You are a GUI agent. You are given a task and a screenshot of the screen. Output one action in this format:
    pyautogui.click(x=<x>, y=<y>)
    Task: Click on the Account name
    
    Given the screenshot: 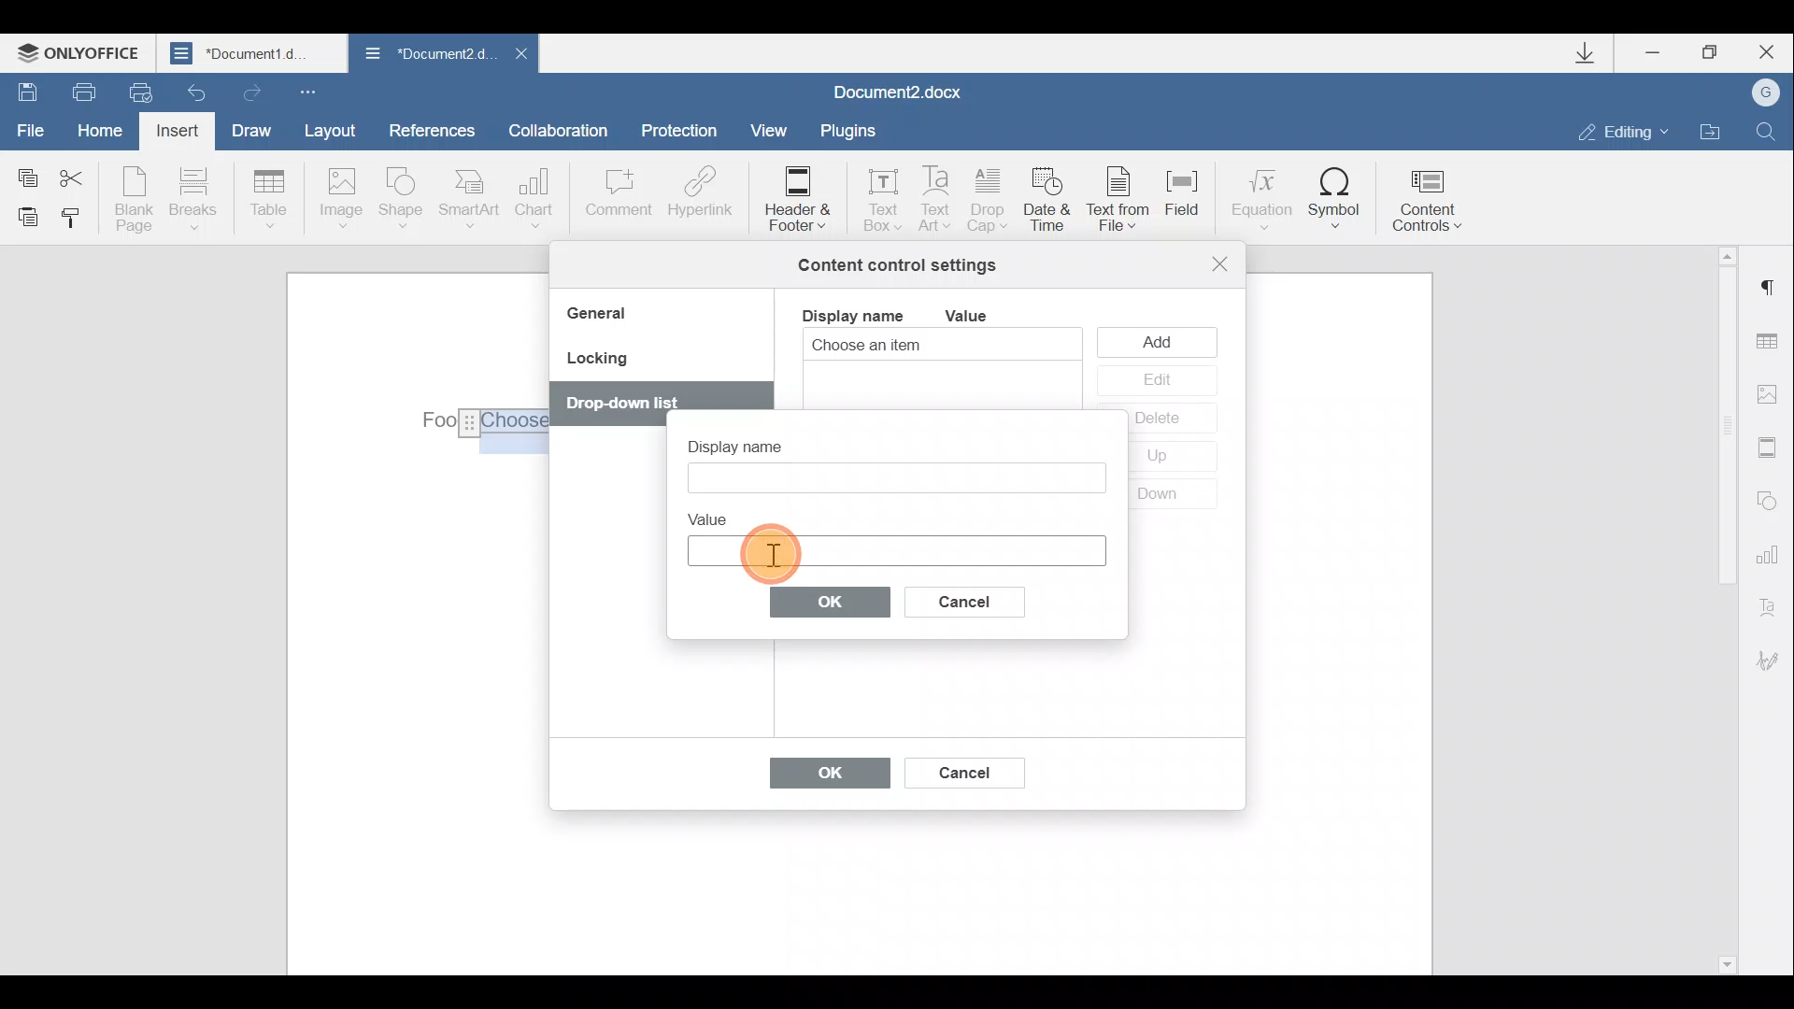 What is the action you would take?
    pyautogui.click(x=1759, y=93)
    